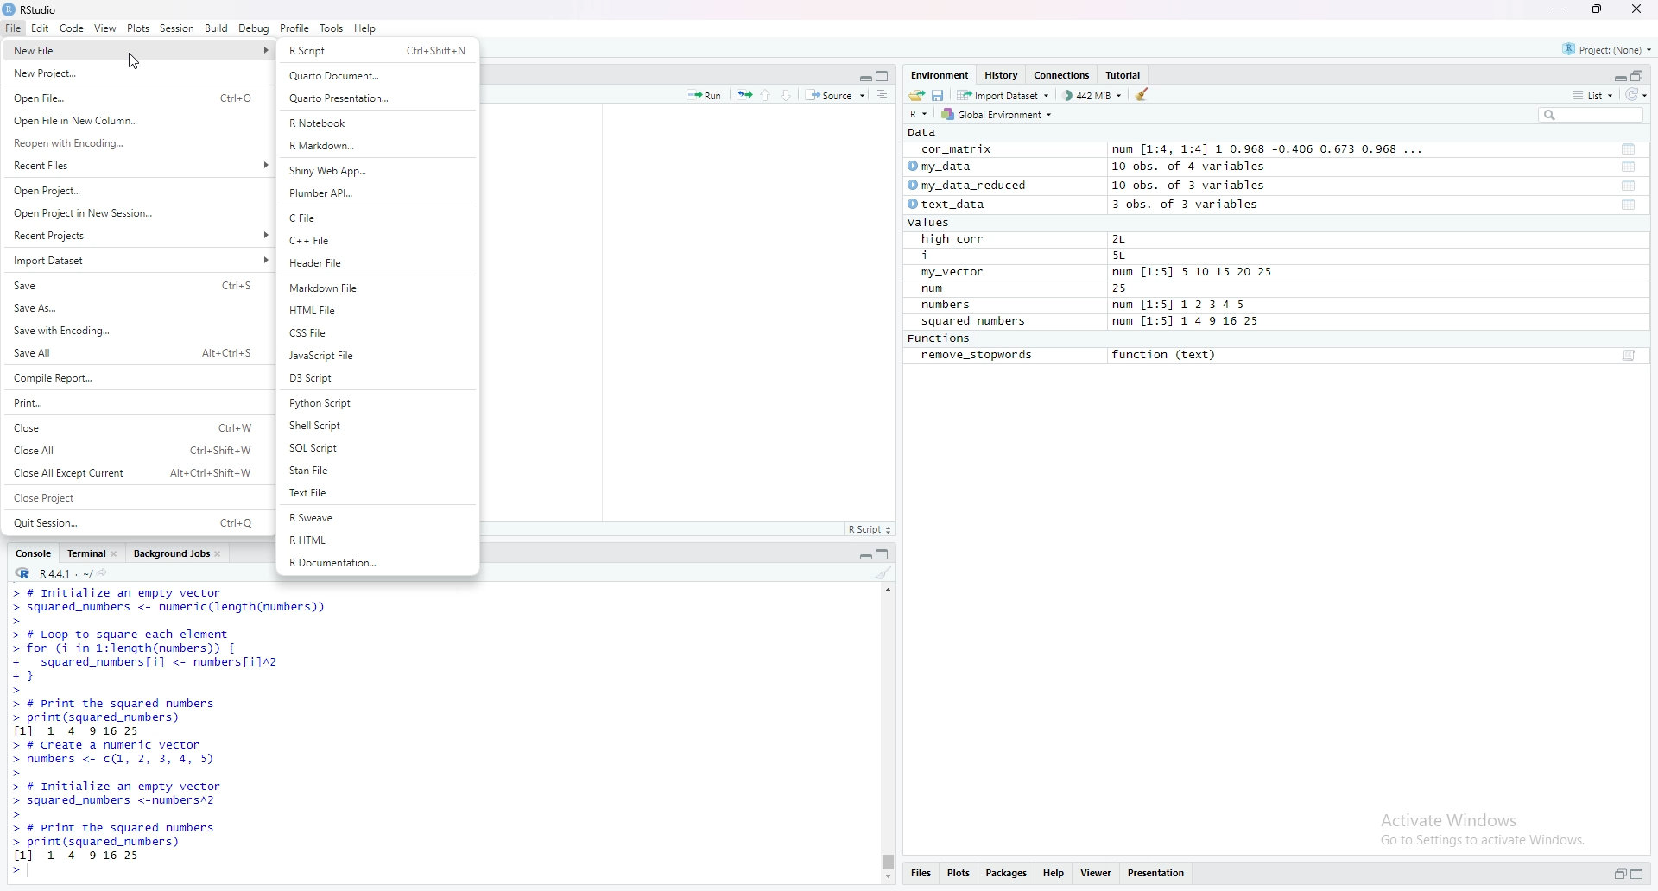 The height and width of the screenshot is (891, 1658). Describe the element at coordinates (32, 10) in the screenshot. I see `RStudio` at that location.